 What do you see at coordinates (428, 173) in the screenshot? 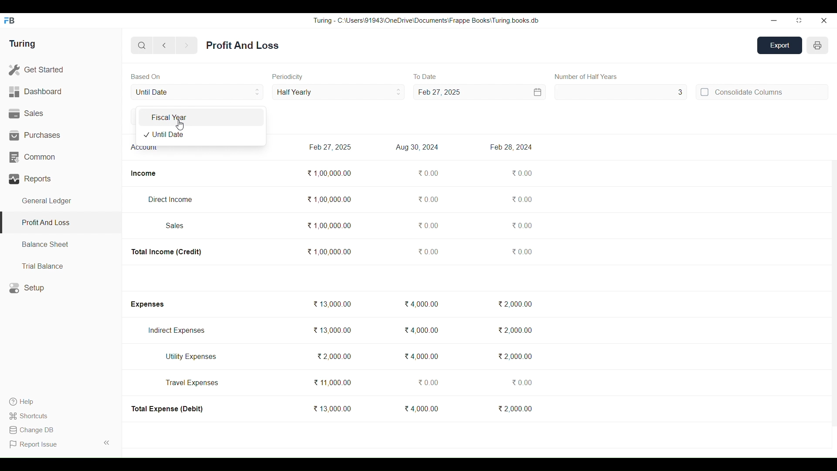
I see `0.00` at bounding box center [428, 173].